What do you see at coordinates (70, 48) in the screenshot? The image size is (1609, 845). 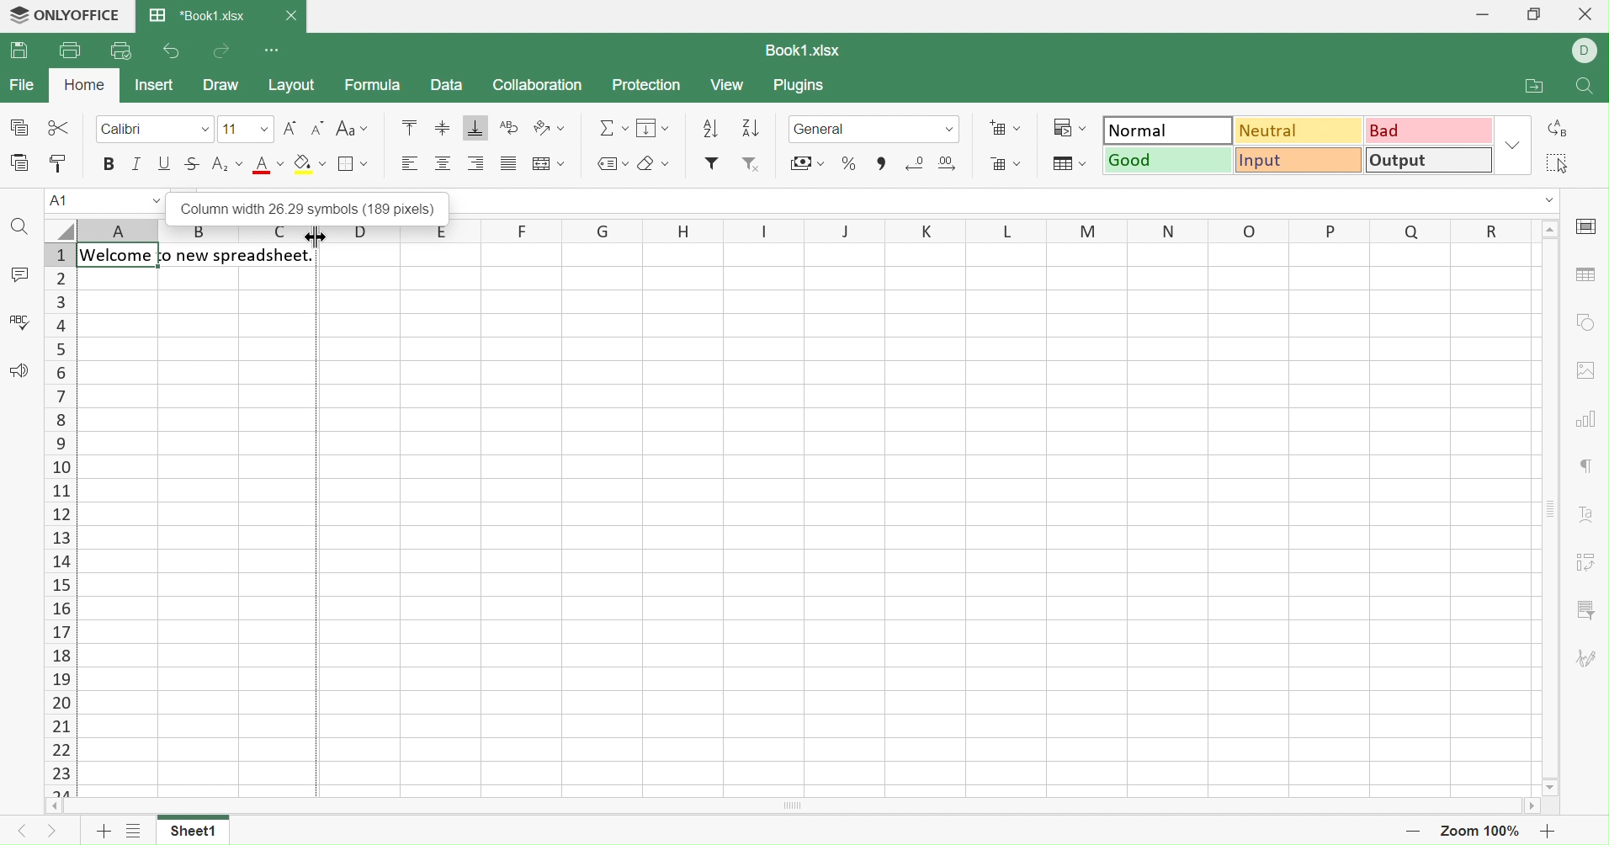 I see `Print` at bounding box center [70, 48].